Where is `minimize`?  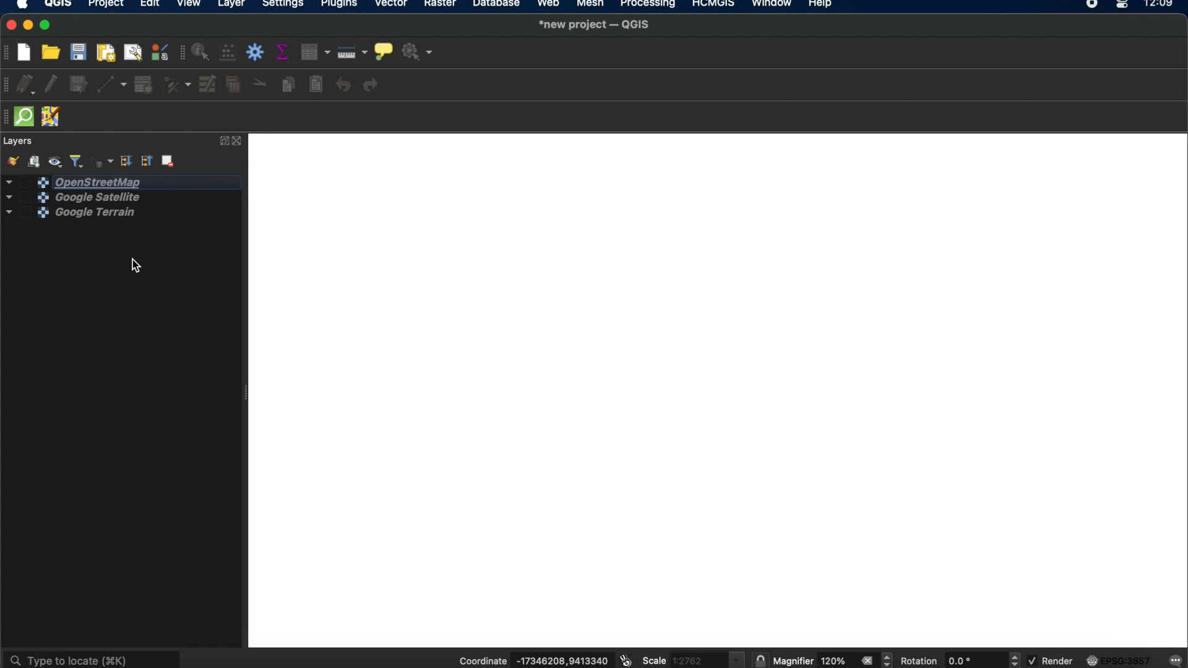 minimize is located at coordinates (29, 25).